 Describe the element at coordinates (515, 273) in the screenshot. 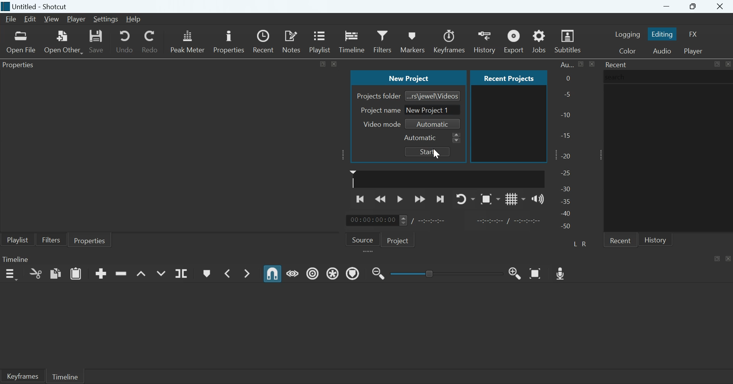

I see `Zoom timeline out` at that location.